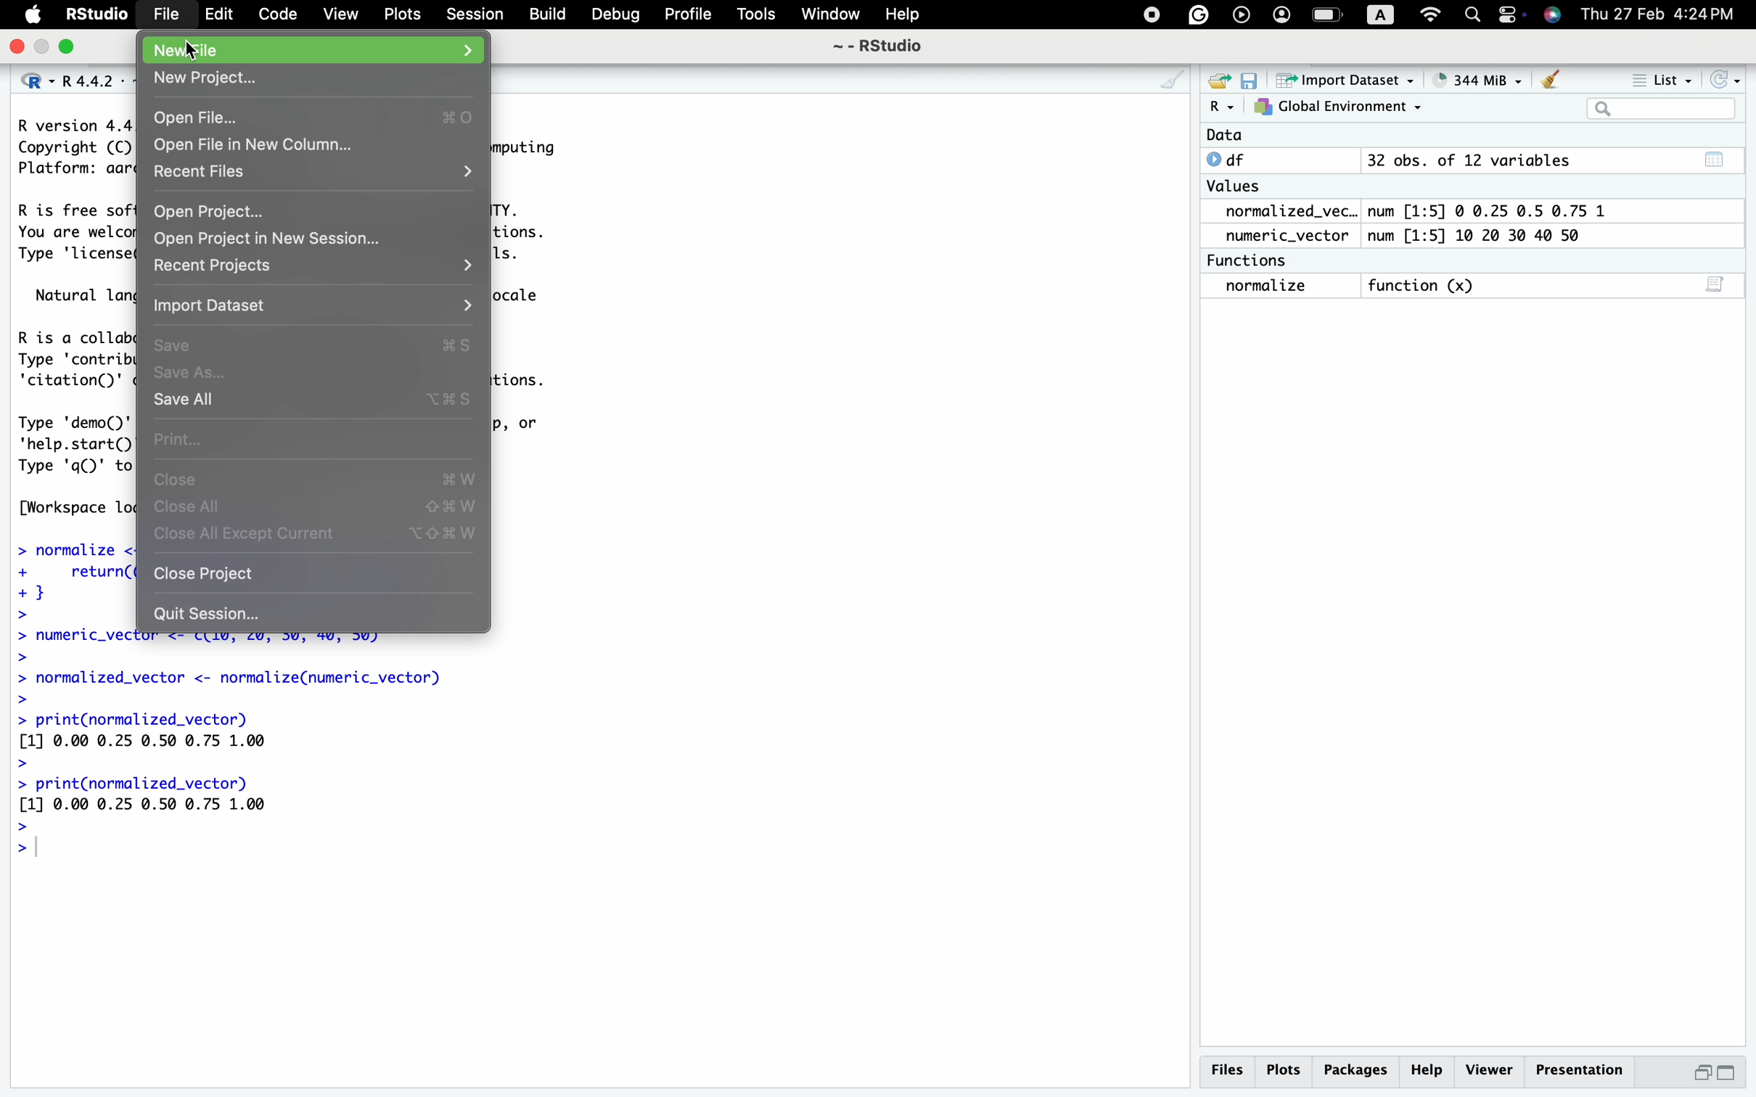  I want to click on Close all except current, so click(250, 533).